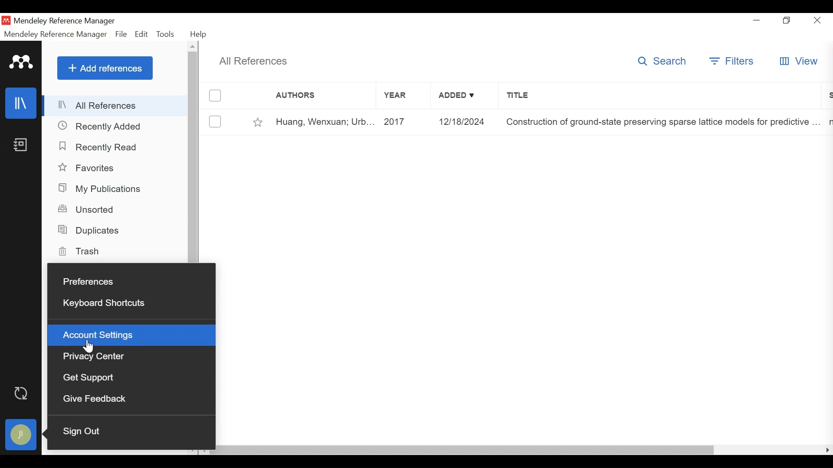 Image resolution: width=833 pixels, height=468 pixels. Describe the element at coordinates (101, 127) in the screenshot. I see `Recently Added` at that location.